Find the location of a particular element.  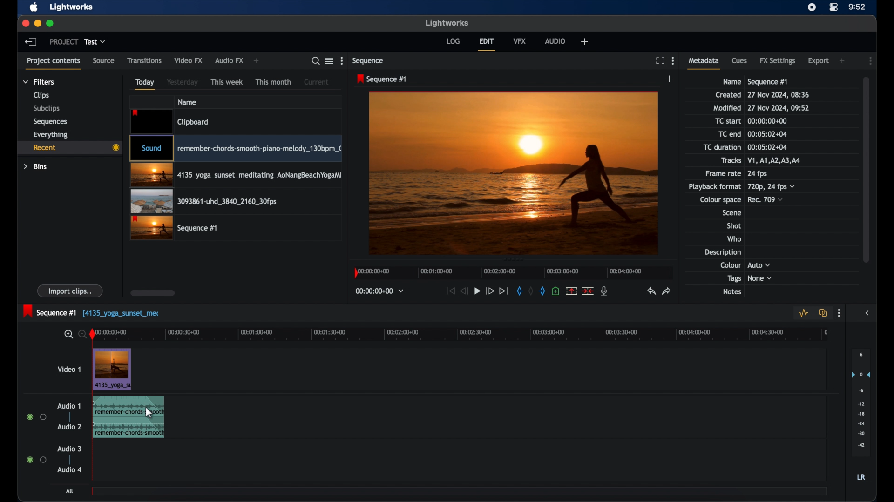

clips is located at coordinates (42, 95).